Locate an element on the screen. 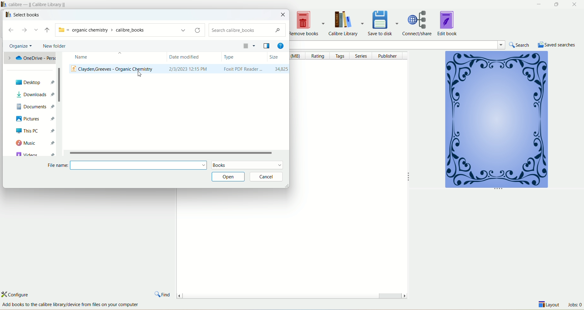 The height and width of the screenshot is (310, 584). search is located at coordinates (247, 31).